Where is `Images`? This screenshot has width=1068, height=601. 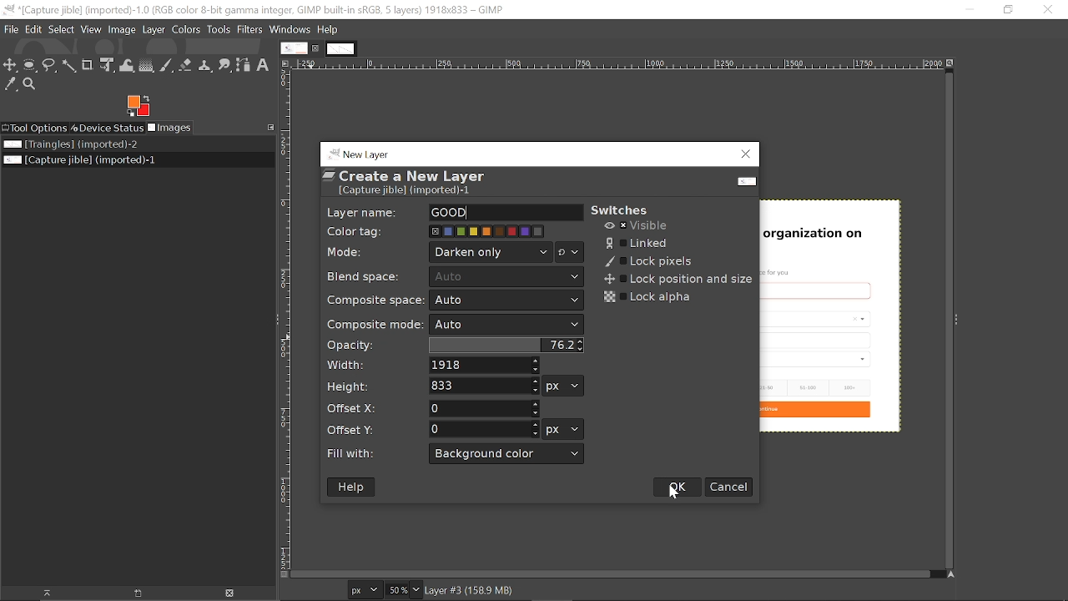
Images is located at coordinates (174, 129).